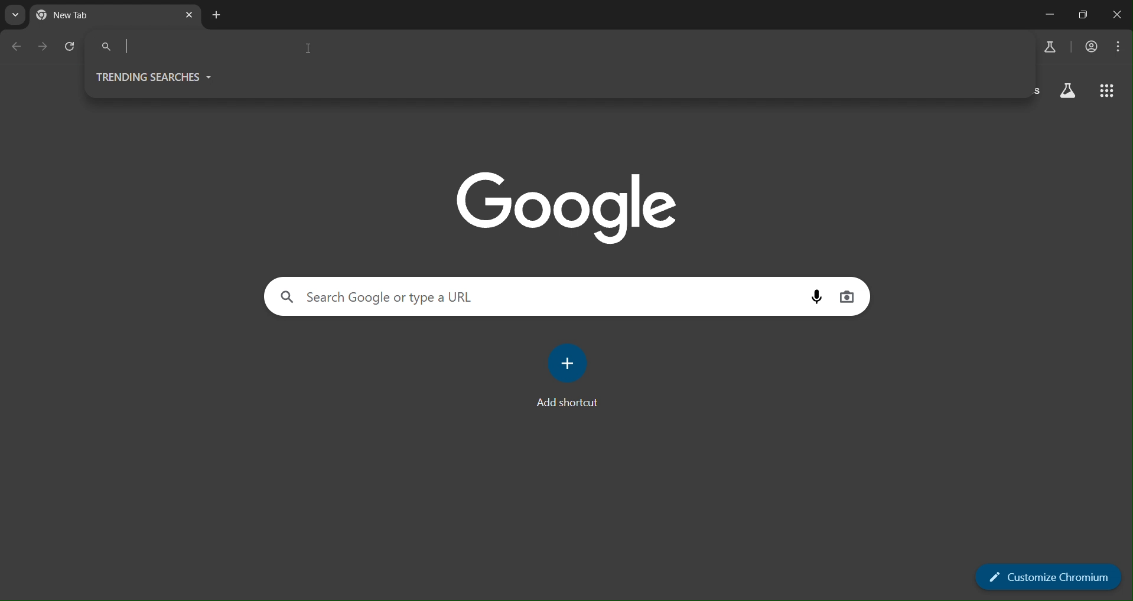 The width and height of the screenshot is (1133, 601). What do you see at coordinates (17, 47) in the screenshot?
I see `go back one page` at bounding box center [17, 47].